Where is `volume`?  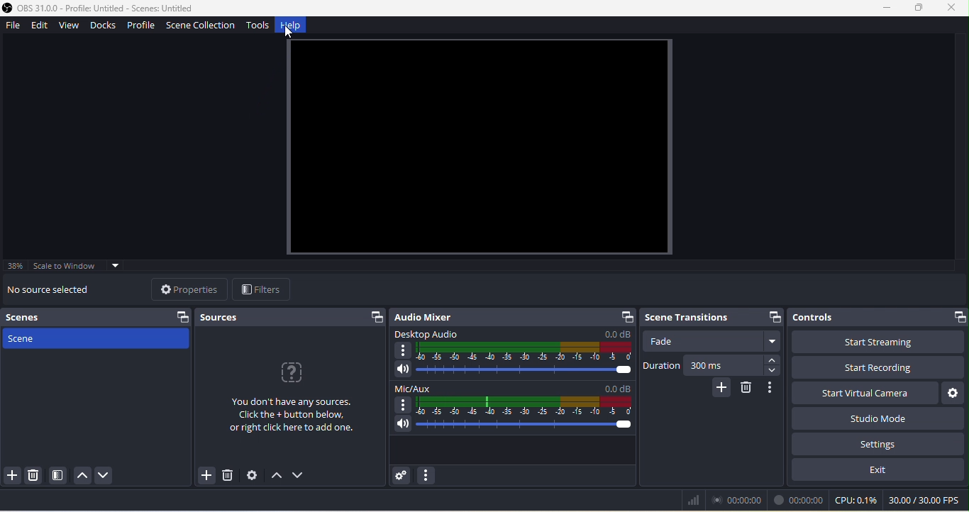
volume is located at coordinates (510, 372).